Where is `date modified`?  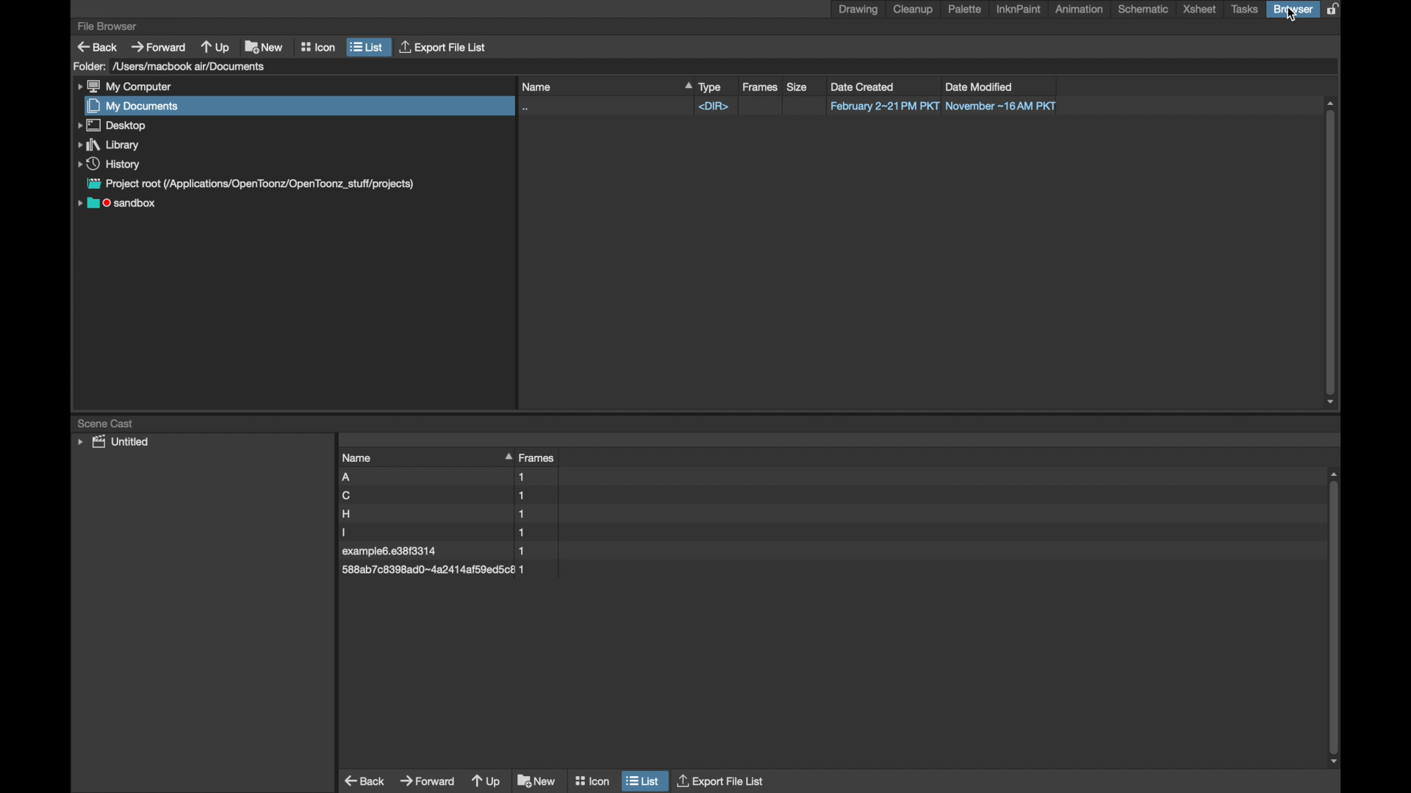 date modified is located at coordinates (985, 85).